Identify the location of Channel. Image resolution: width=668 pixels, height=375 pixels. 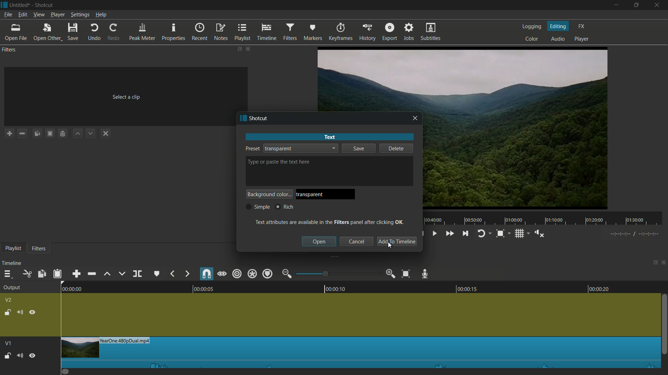
(63, 134).